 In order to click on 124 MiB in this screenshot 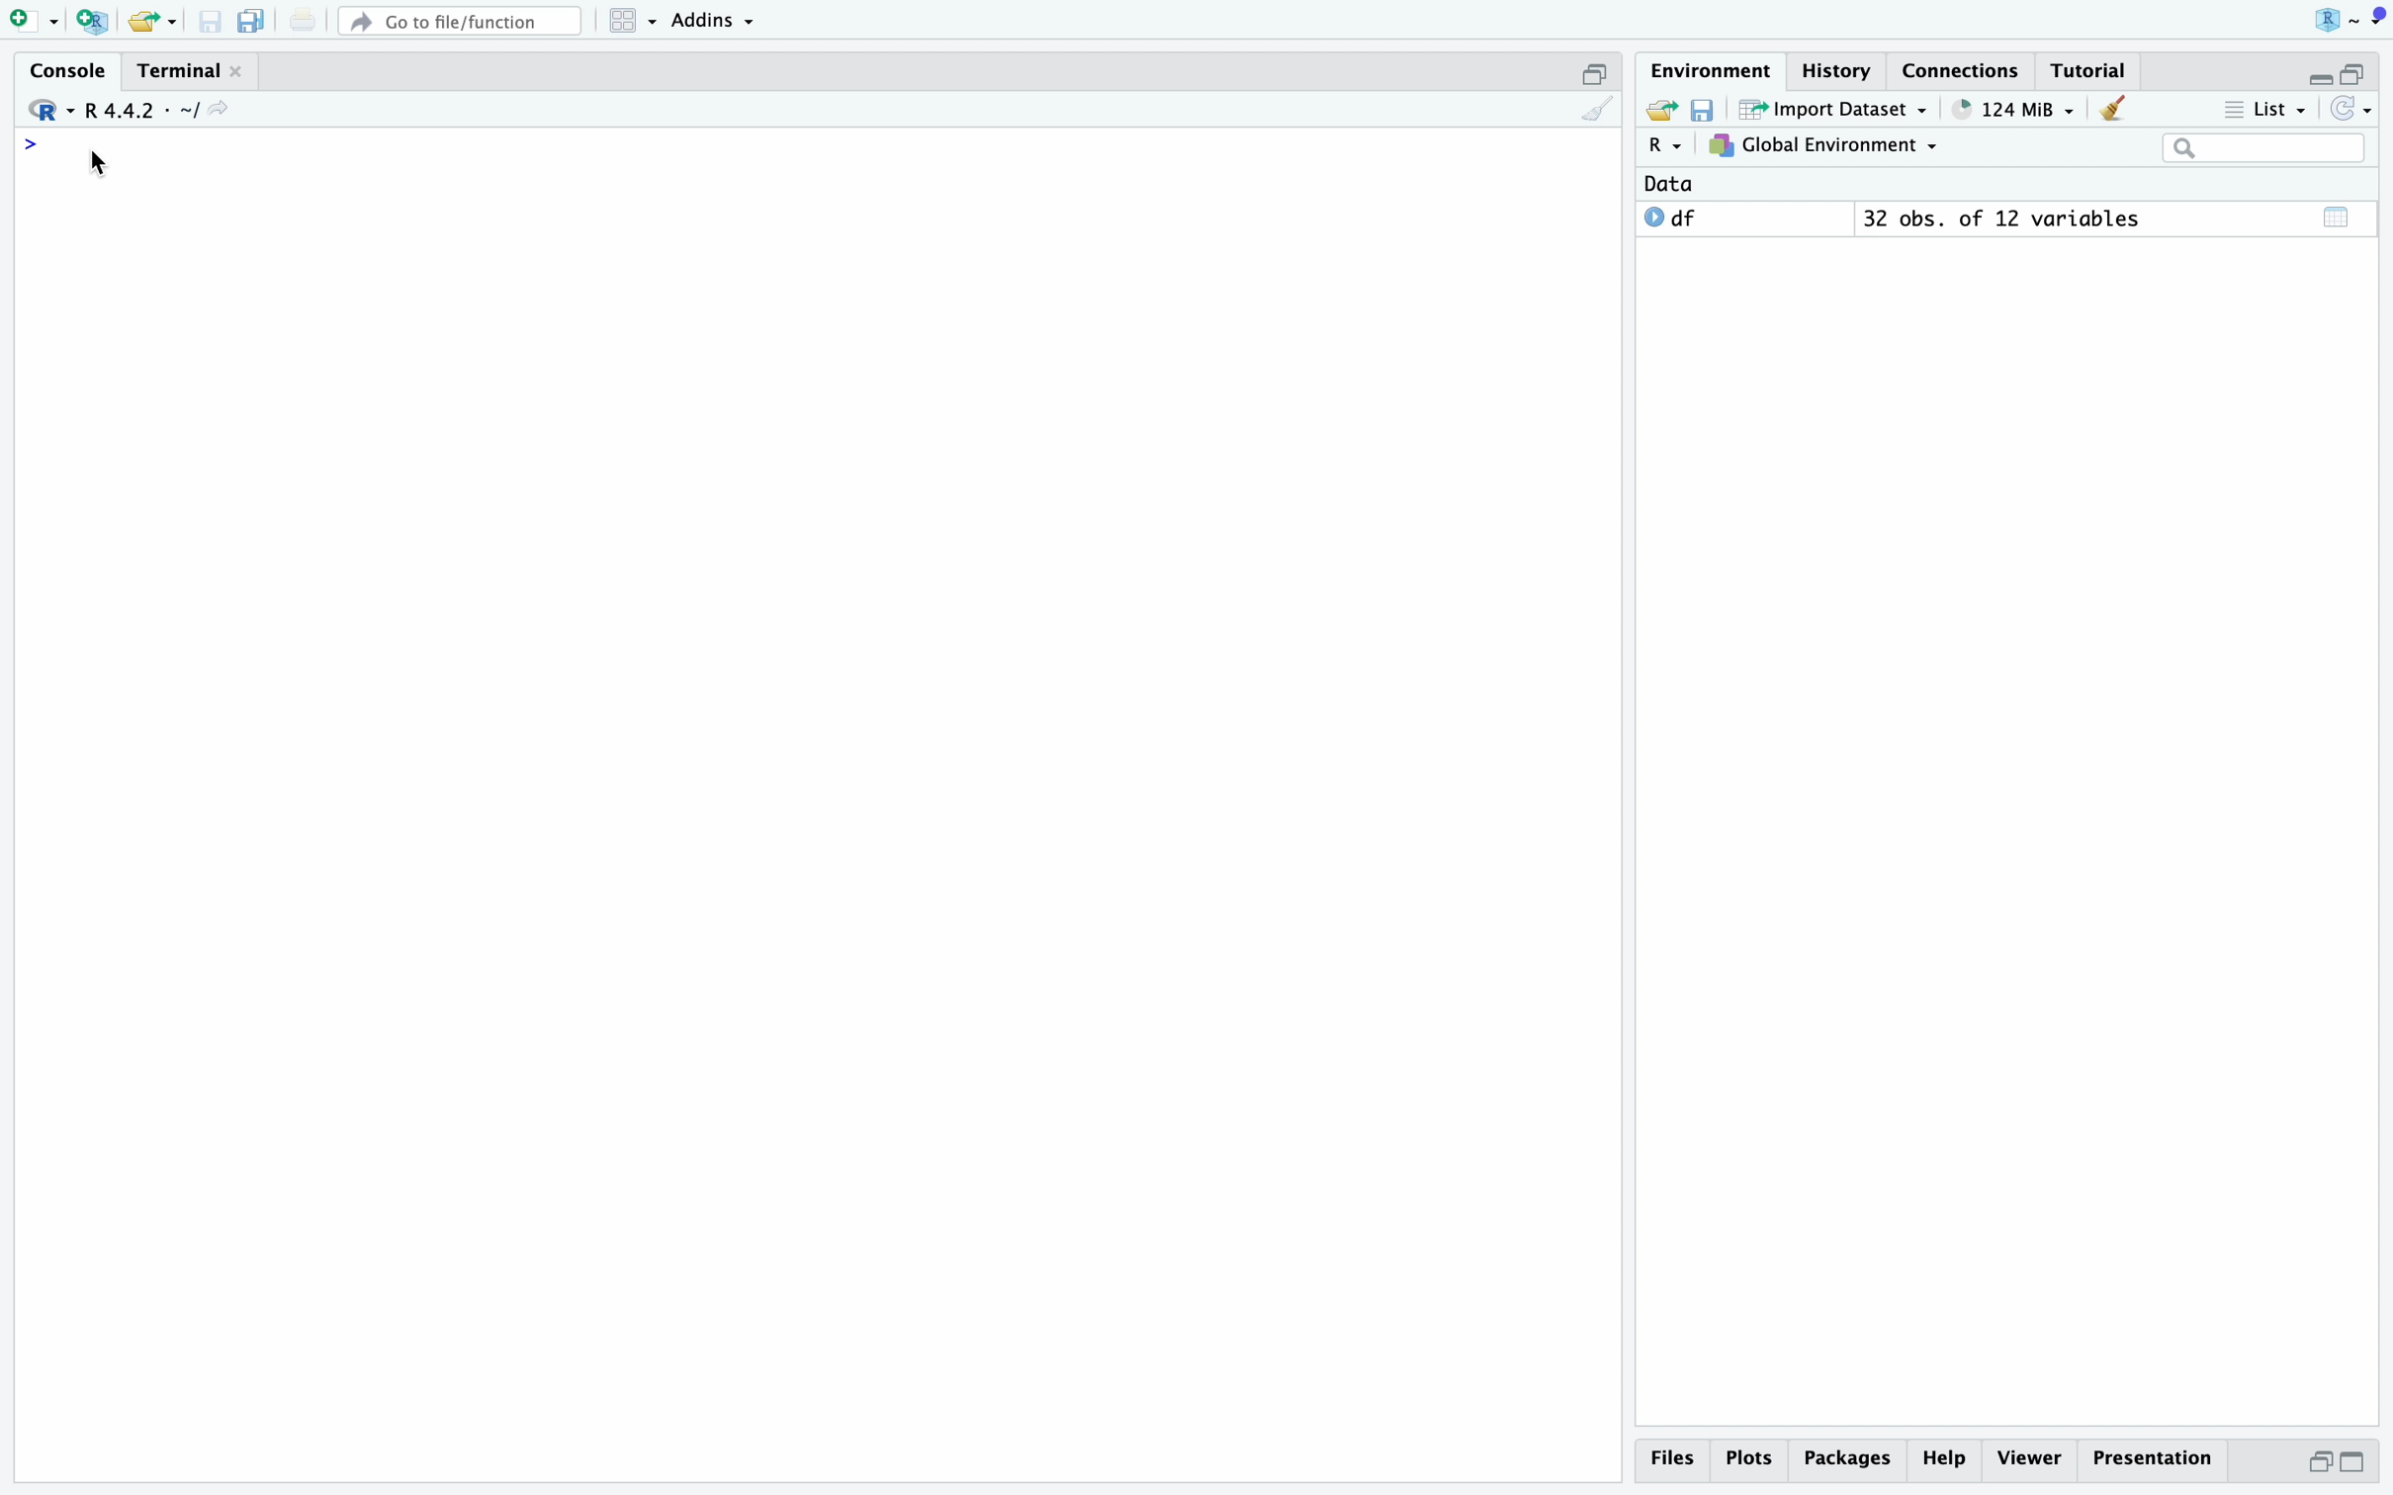, I will do `click(2016, 110)`.